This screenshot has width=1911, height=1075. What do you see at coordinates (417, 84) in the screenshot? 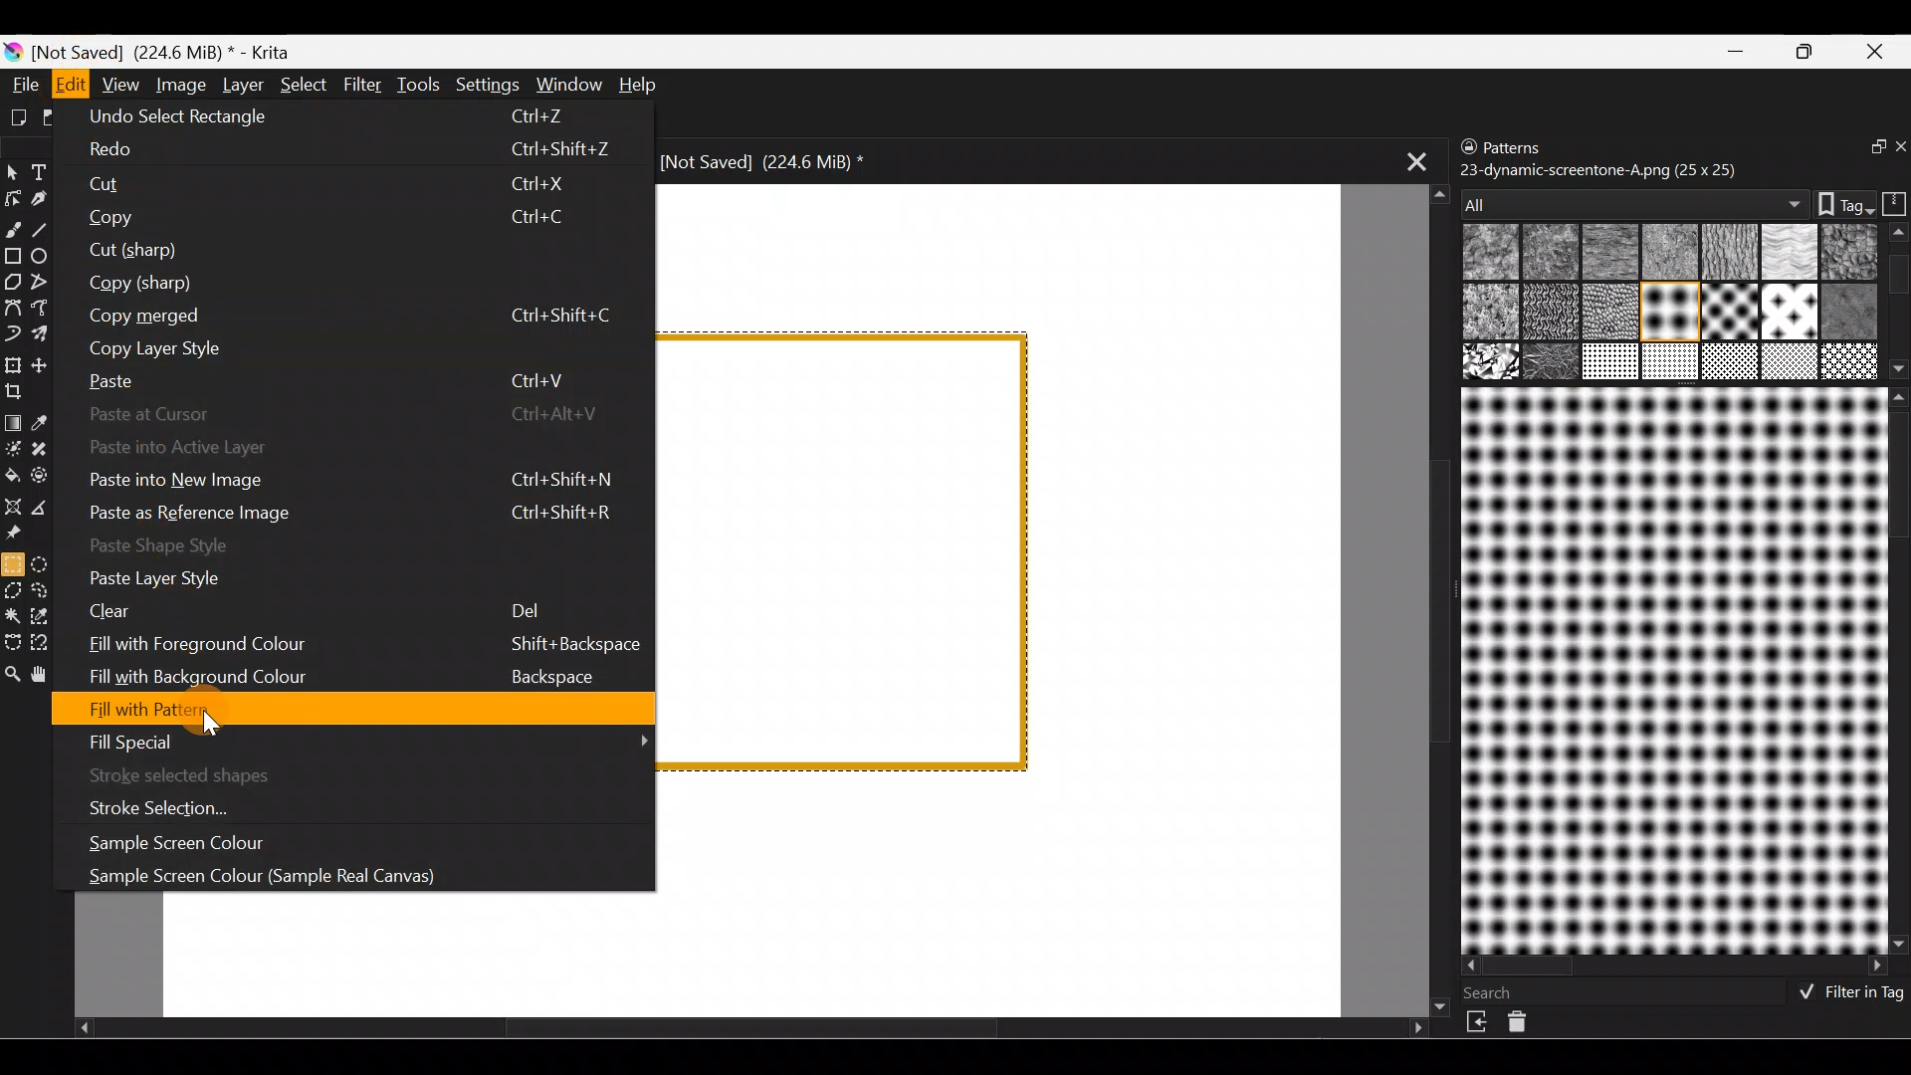
I see `Tools` at bounding box center [417, 84].